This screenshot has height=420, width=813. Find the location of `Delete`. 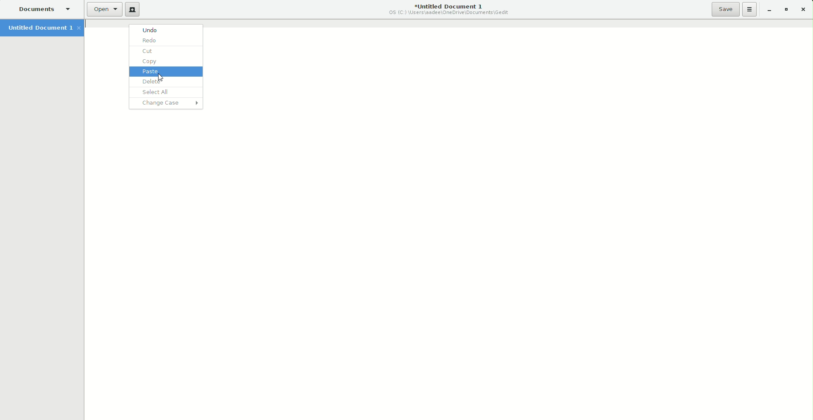

Delete is located at coordinates (165, 82).